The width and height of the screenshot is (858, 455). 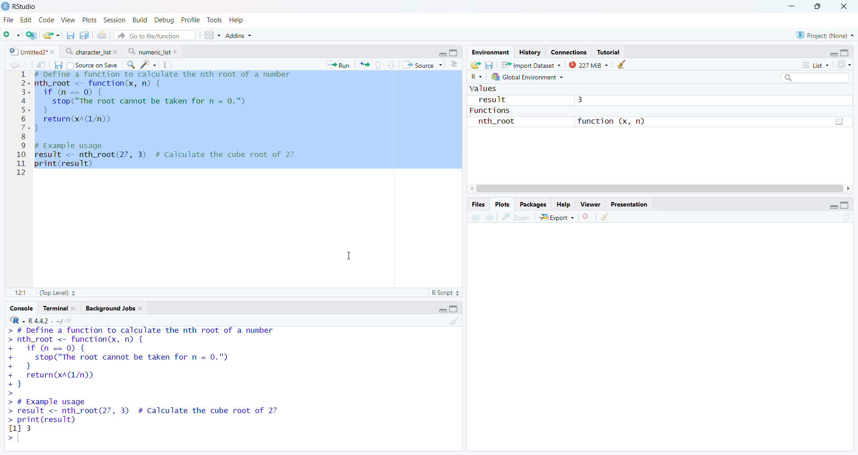 I want to click on Go to next section, so click(x=392, y=64).